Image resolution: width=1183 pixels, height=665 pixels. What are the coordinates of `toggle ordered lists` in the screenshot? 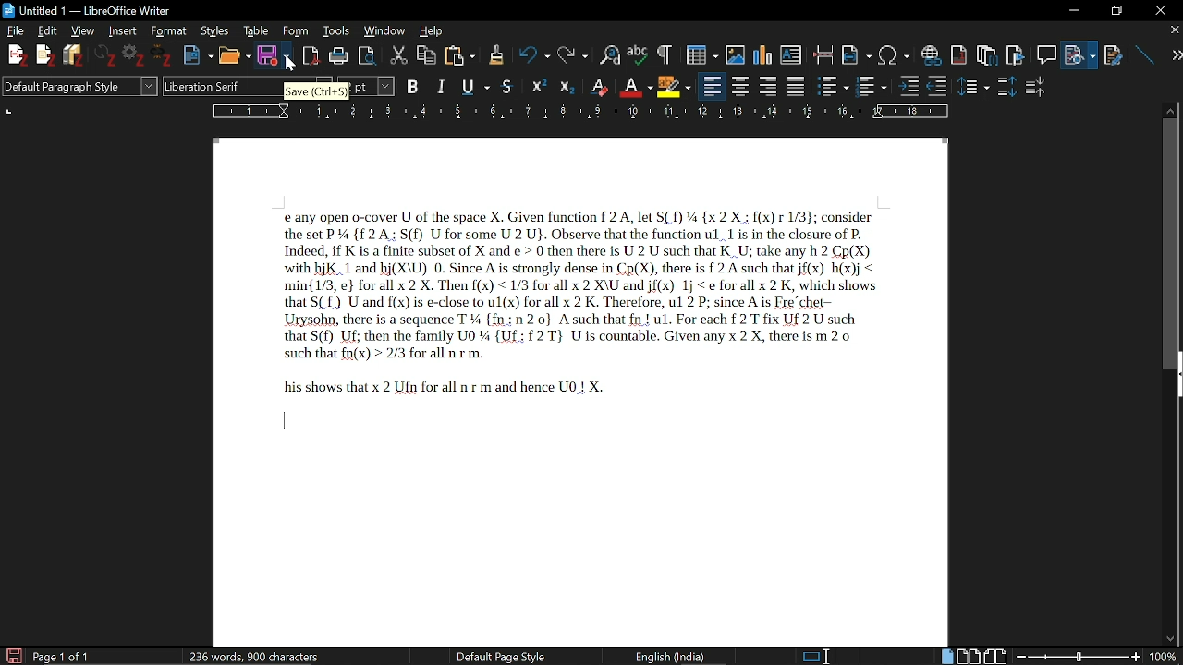 It's located at (872, 85).